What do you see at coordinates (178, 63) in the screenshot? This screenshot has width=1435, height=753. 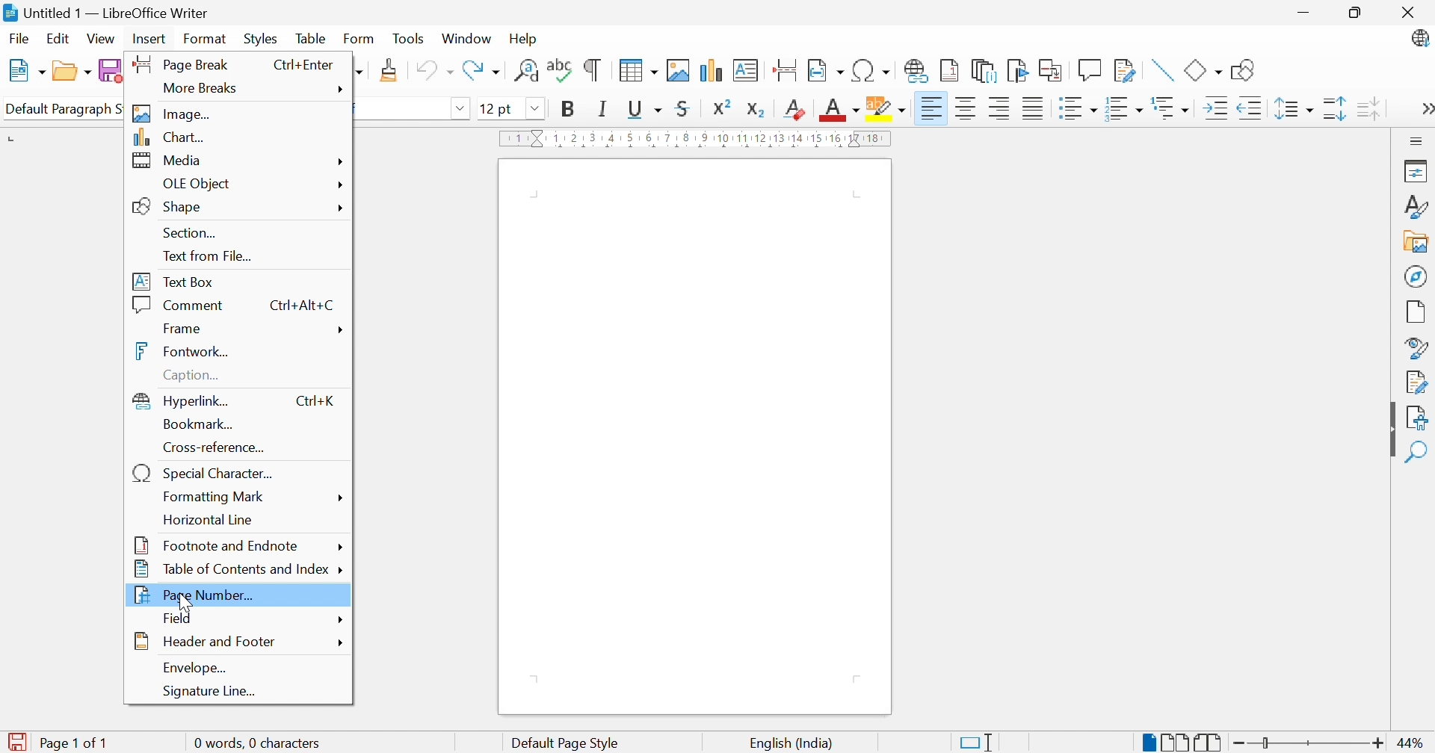 I see `Page break` at bounding box center [178, 63].